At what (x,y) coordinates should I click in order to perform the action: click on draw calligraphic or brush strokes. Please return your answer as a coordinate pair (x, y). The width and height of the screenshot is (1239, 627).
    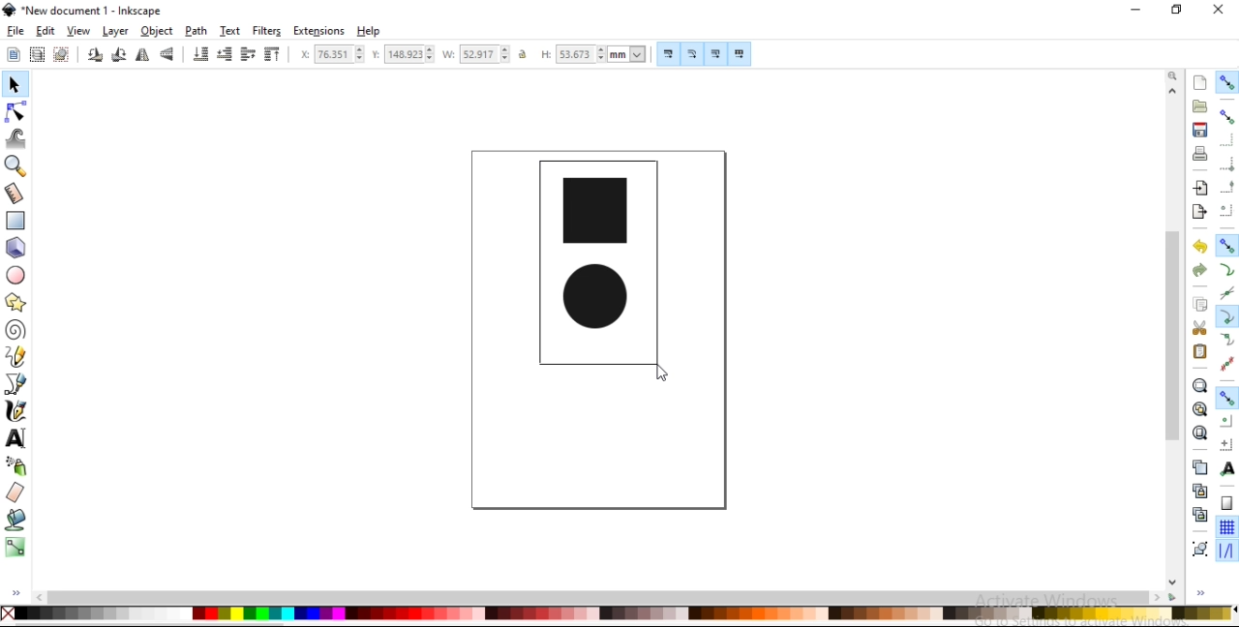
    Looking at the image, I should click on (17, 409).